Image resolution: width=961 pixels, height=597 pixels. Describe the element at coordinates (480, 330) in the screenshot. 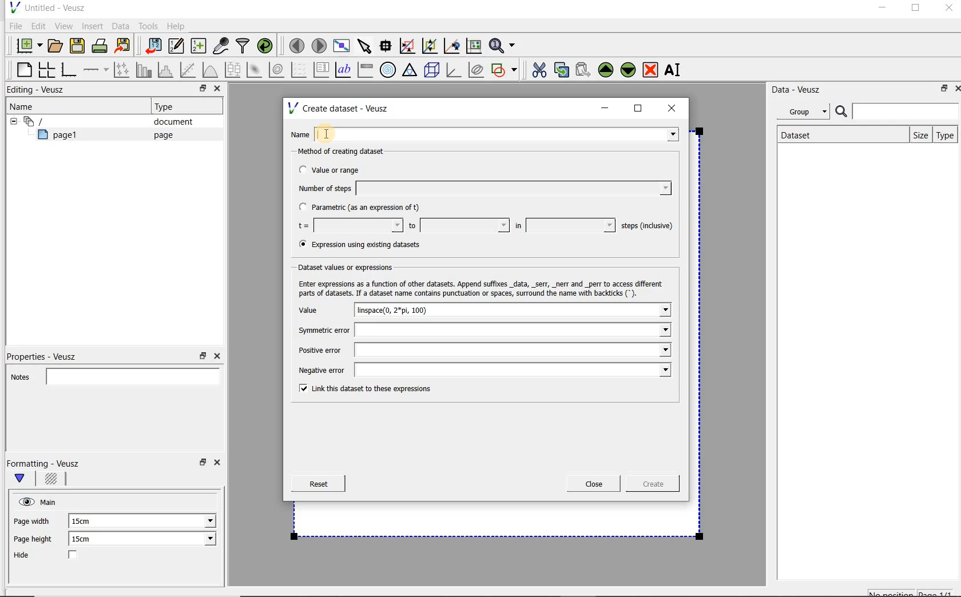

I see `Symmetric error` at that location.